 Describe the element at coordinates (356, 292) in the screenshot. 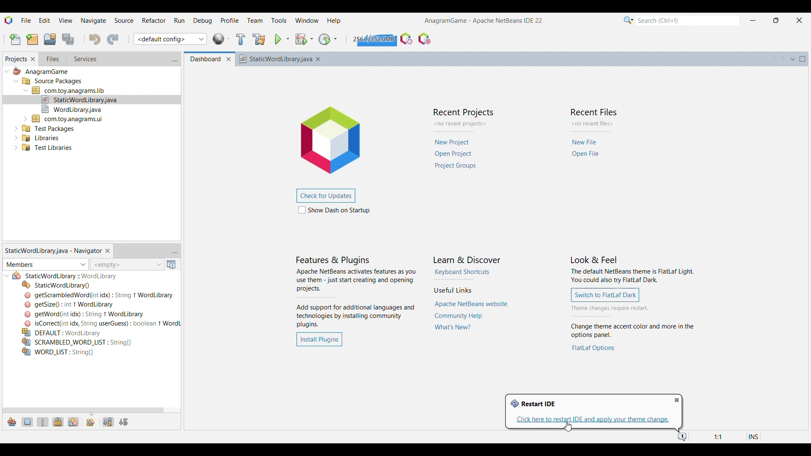

I see `Title and description of Features and Plugins` at that location.